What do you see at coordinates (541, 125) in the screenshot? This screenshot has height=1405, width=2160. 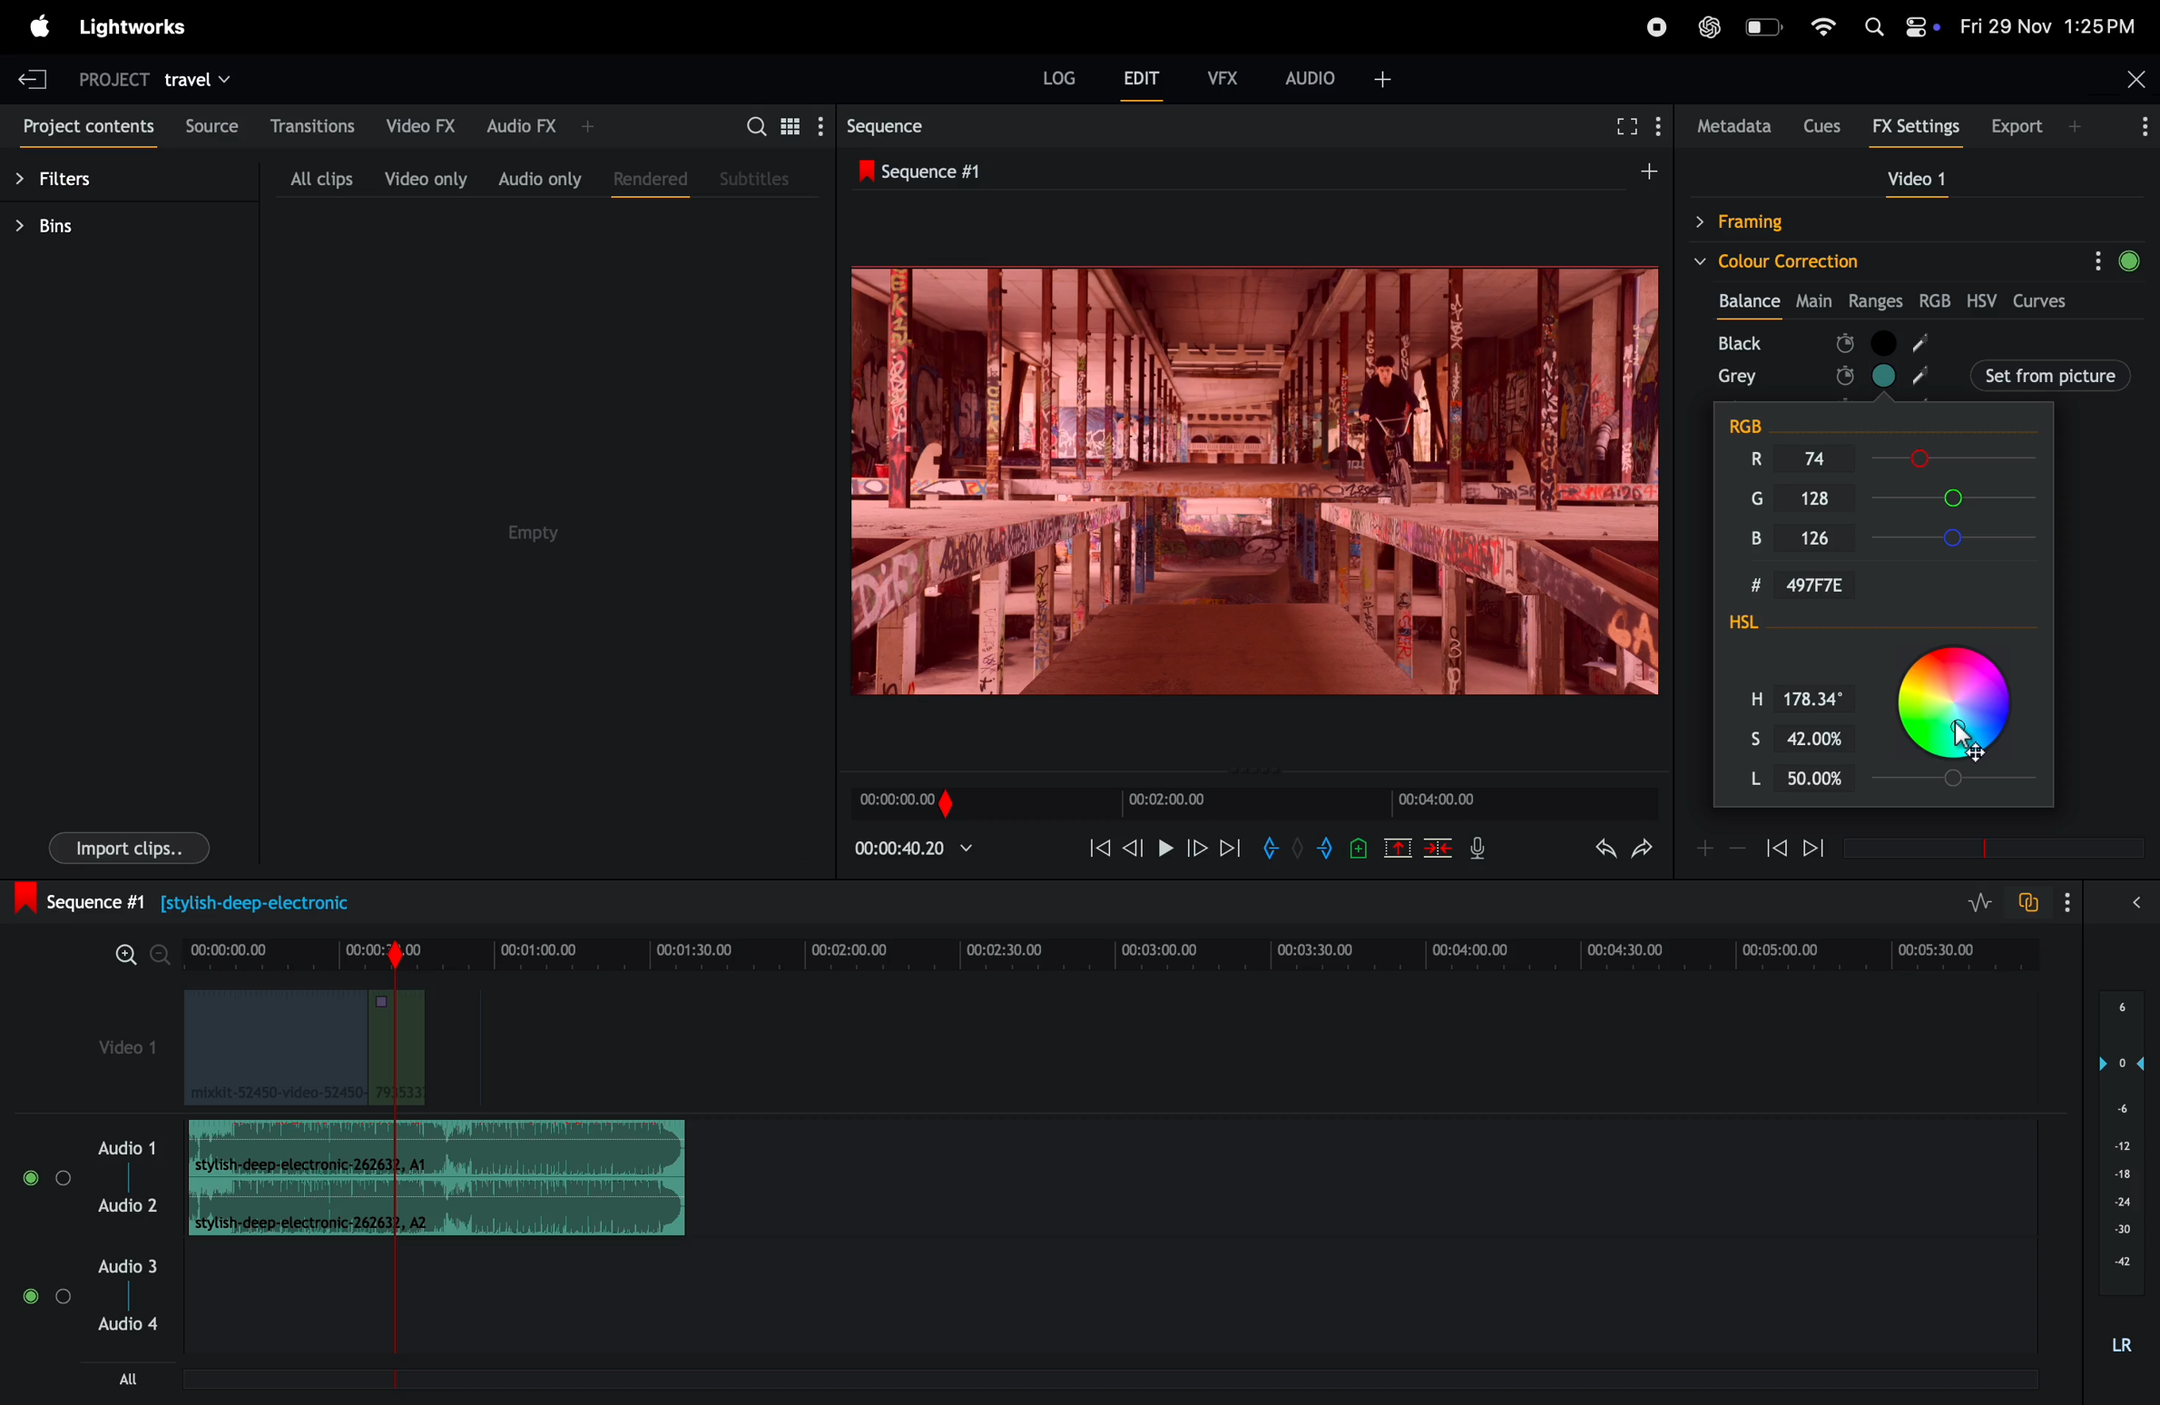 I see `audio fx` at bounding box center [541, 125].